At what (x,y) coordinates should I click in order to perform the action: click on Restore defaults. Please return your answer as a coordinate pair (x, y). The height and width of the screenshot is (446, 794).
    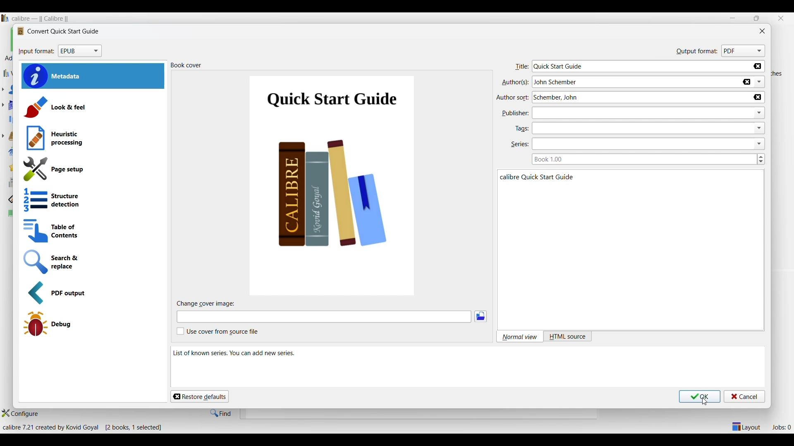
    Looking at the image, I should click on (200, 397).